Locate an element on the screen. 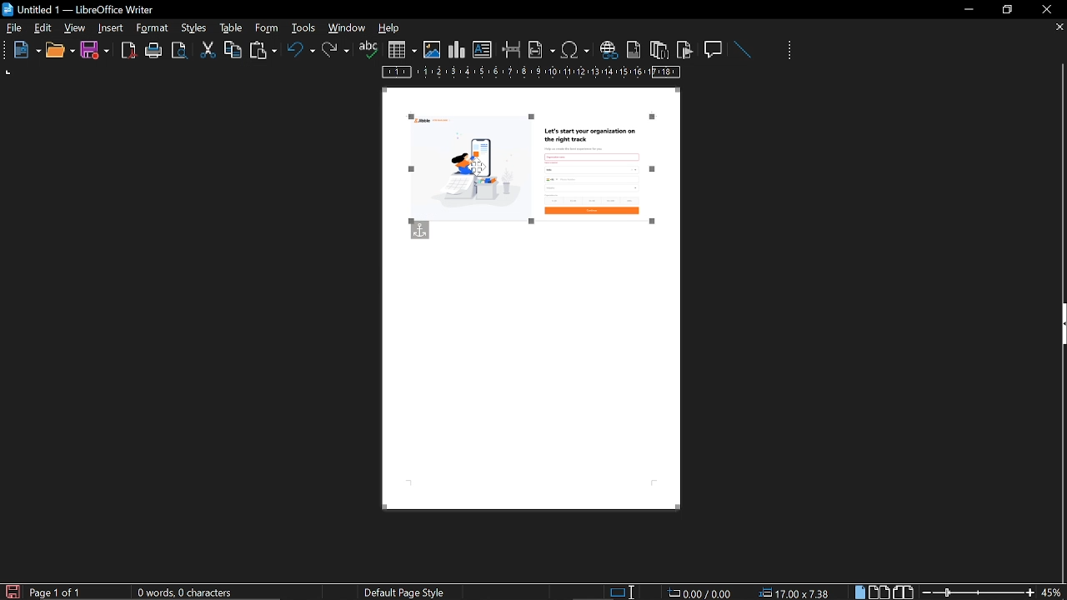 This screenshot has width=1067, height=600. redo is located at coordinates (336, 50).